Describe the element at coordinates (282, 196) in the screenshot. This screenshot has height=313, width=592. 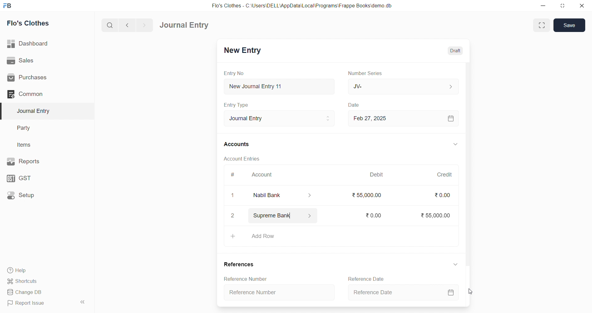
I see `Nabil Bank` at that location.